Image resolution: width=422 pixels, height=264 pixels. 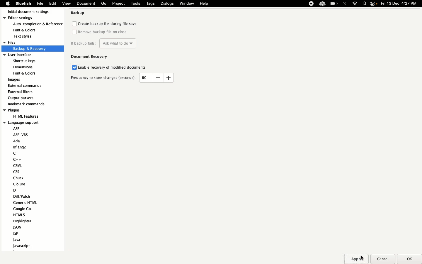 I want to click on Project , so click(x=119, y=4).